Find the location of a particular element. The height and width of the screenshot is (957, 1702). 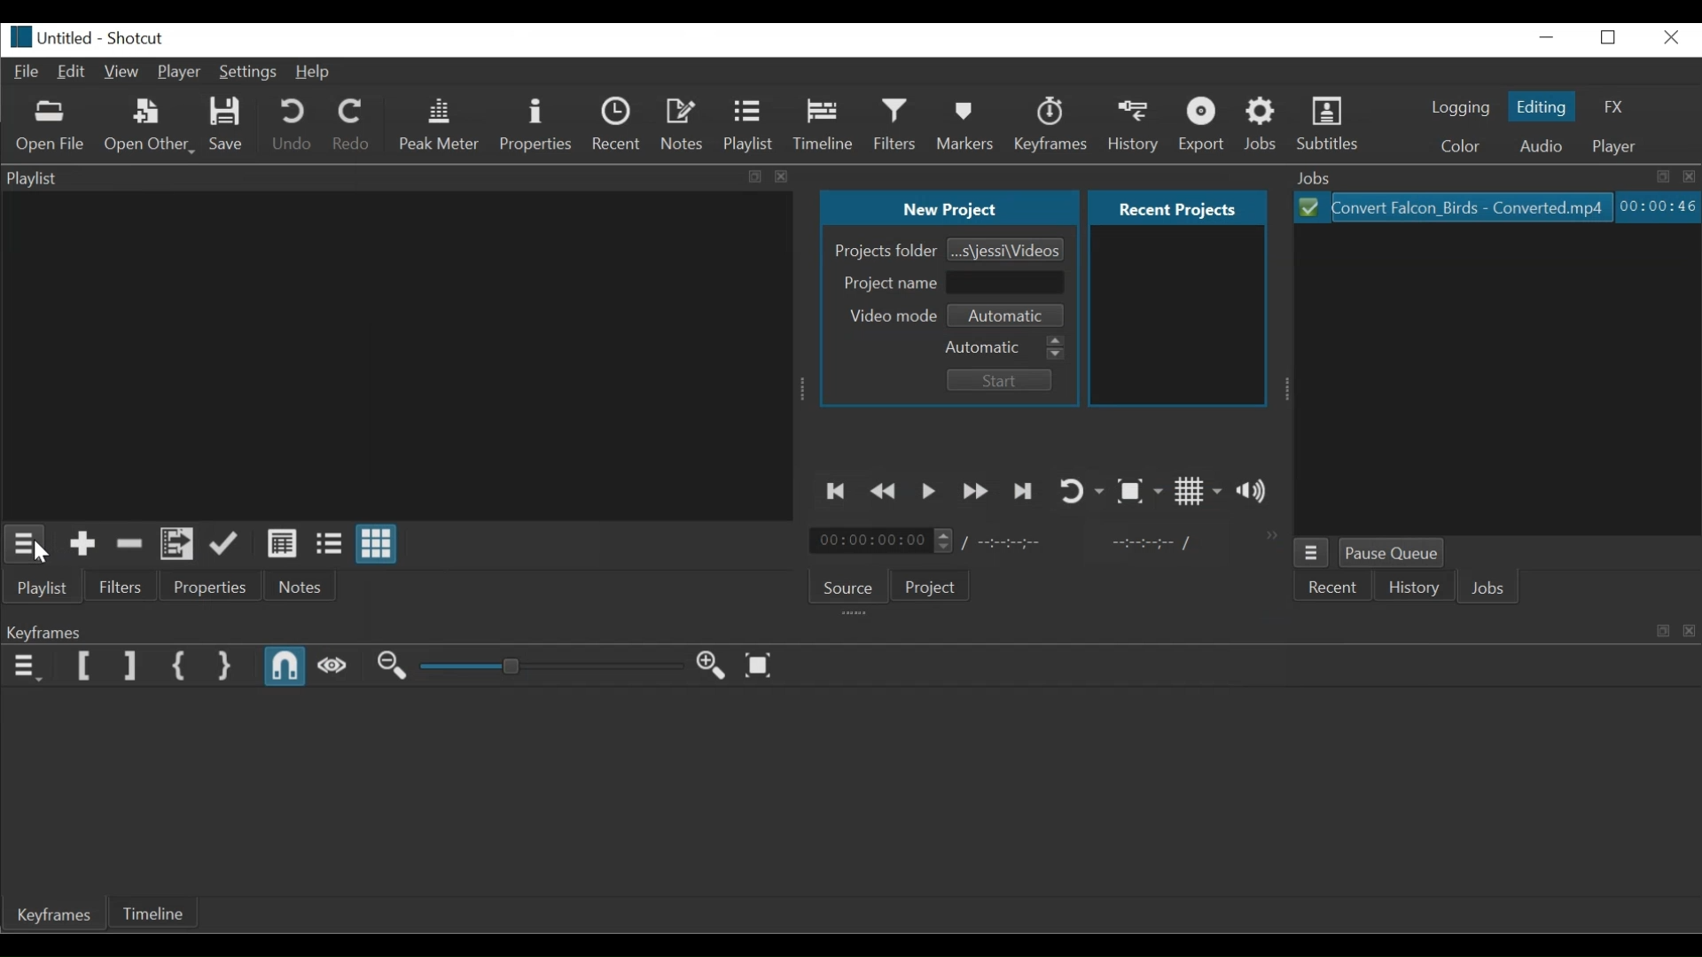

Automatic is located at coordinates (1006, 348).